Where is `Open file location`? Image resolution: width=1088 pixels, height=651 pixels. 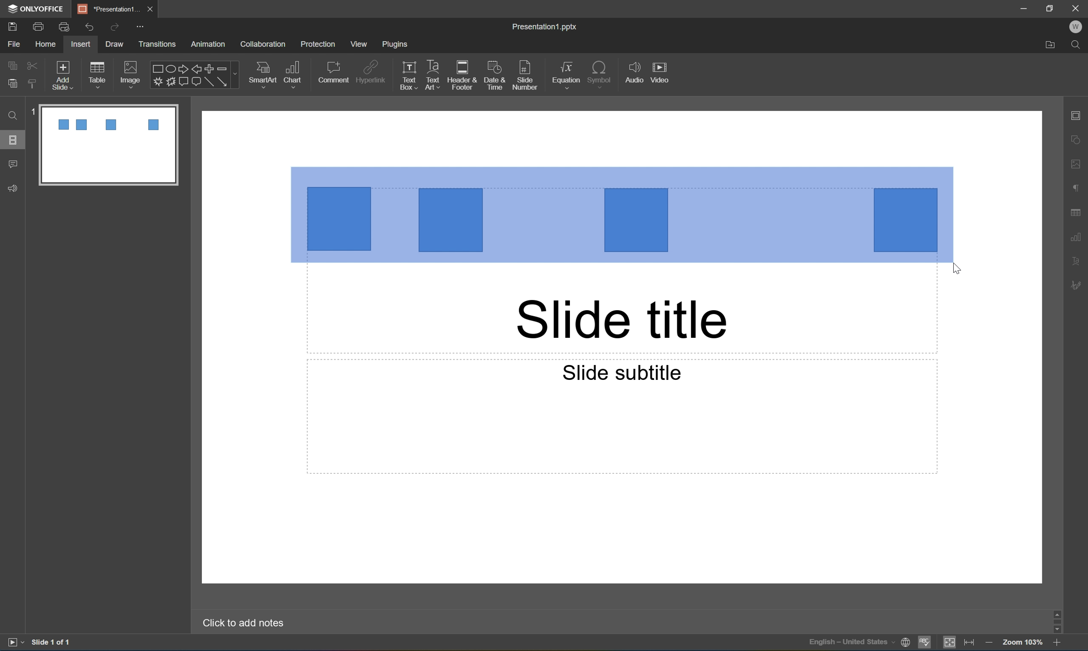
Open file location is located at coordinates (1049, 46).